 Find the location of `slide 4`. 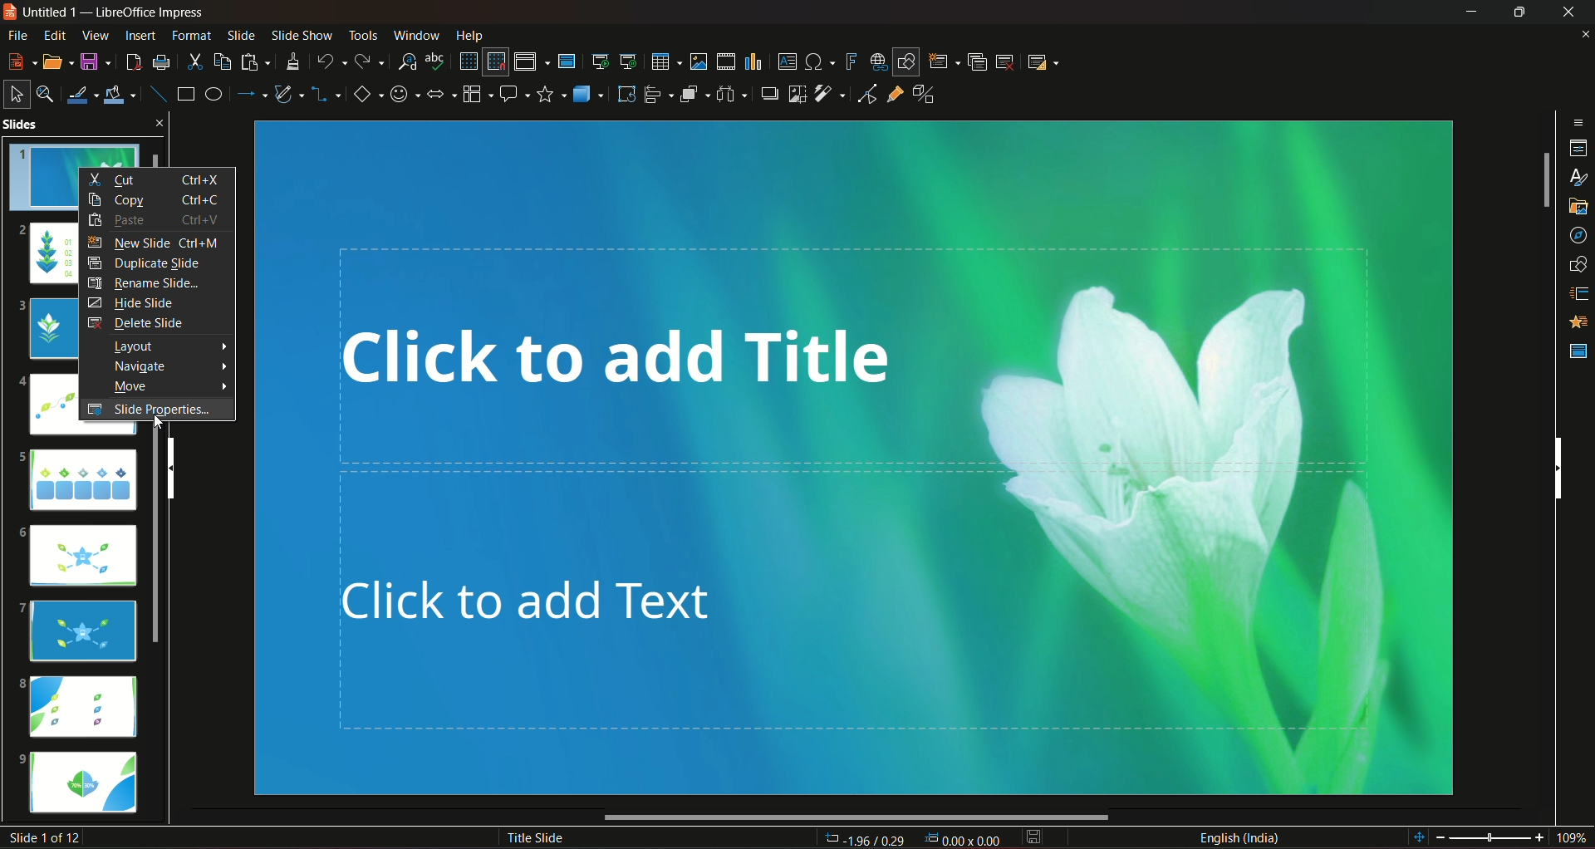

slide 4 is located at coordinates (42, 408).